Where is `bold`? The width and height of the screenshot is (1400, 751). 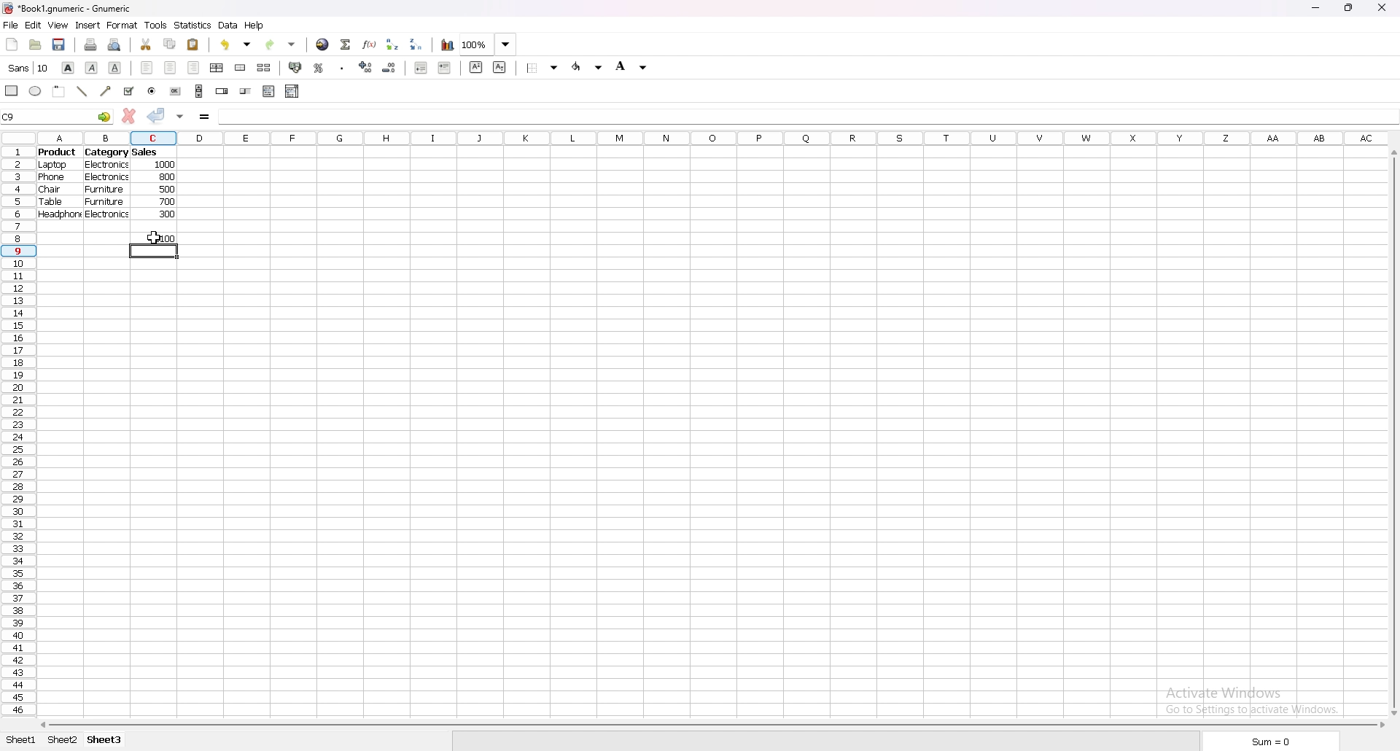 bold is located at coordinates (70, 68).